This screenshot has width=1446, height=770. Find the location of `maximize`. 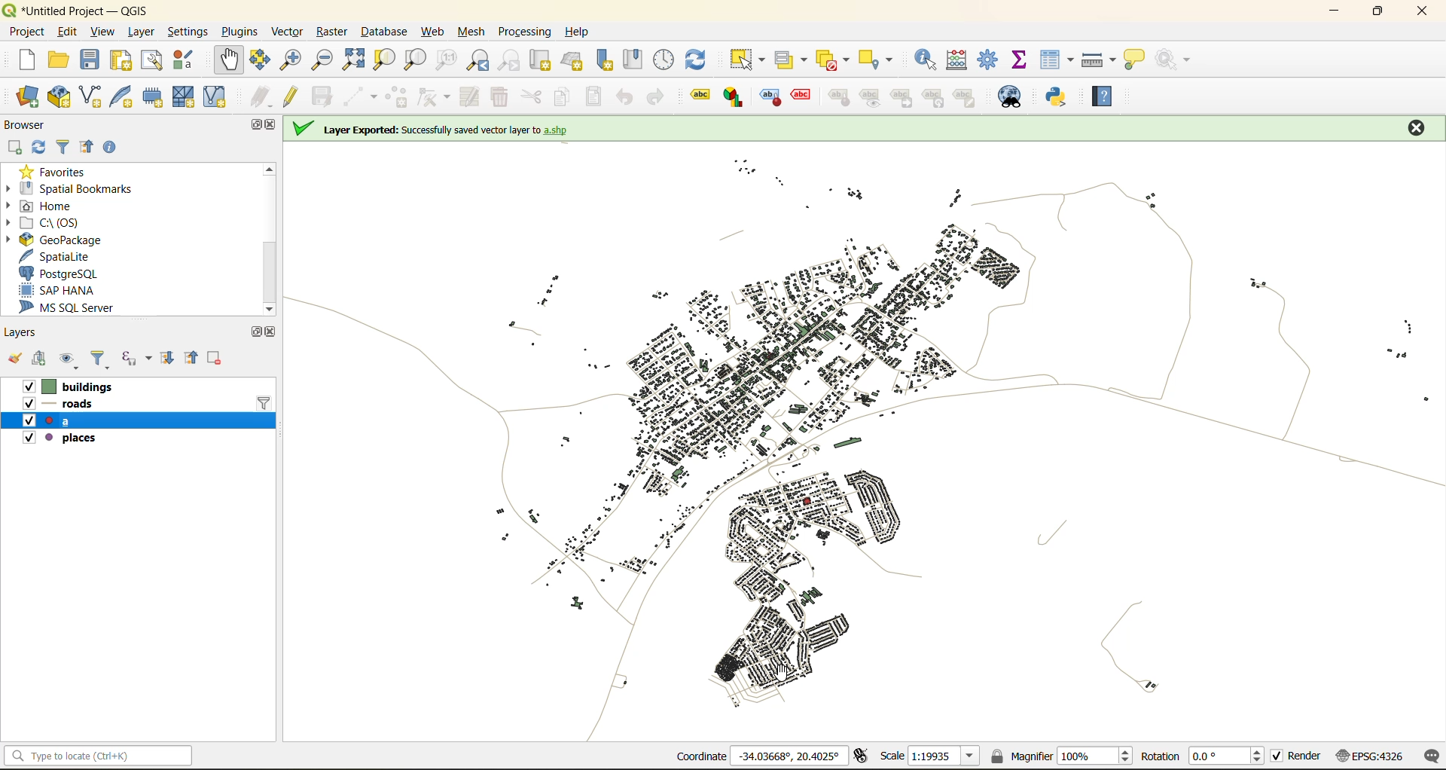

maximize is located at coordinates (254, 125).